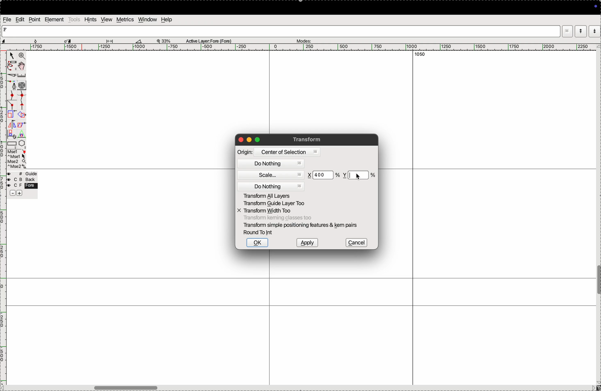  Describe the element at coordinates (273, 204) in the screenshot. I see `trabsform guide layers` at that location.